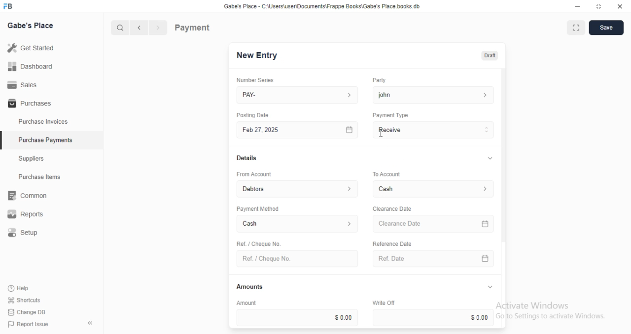  What do you see at coordinates (35, 160) in the screenshot?
I see `Suppliers` at bounding box center [35, 160].